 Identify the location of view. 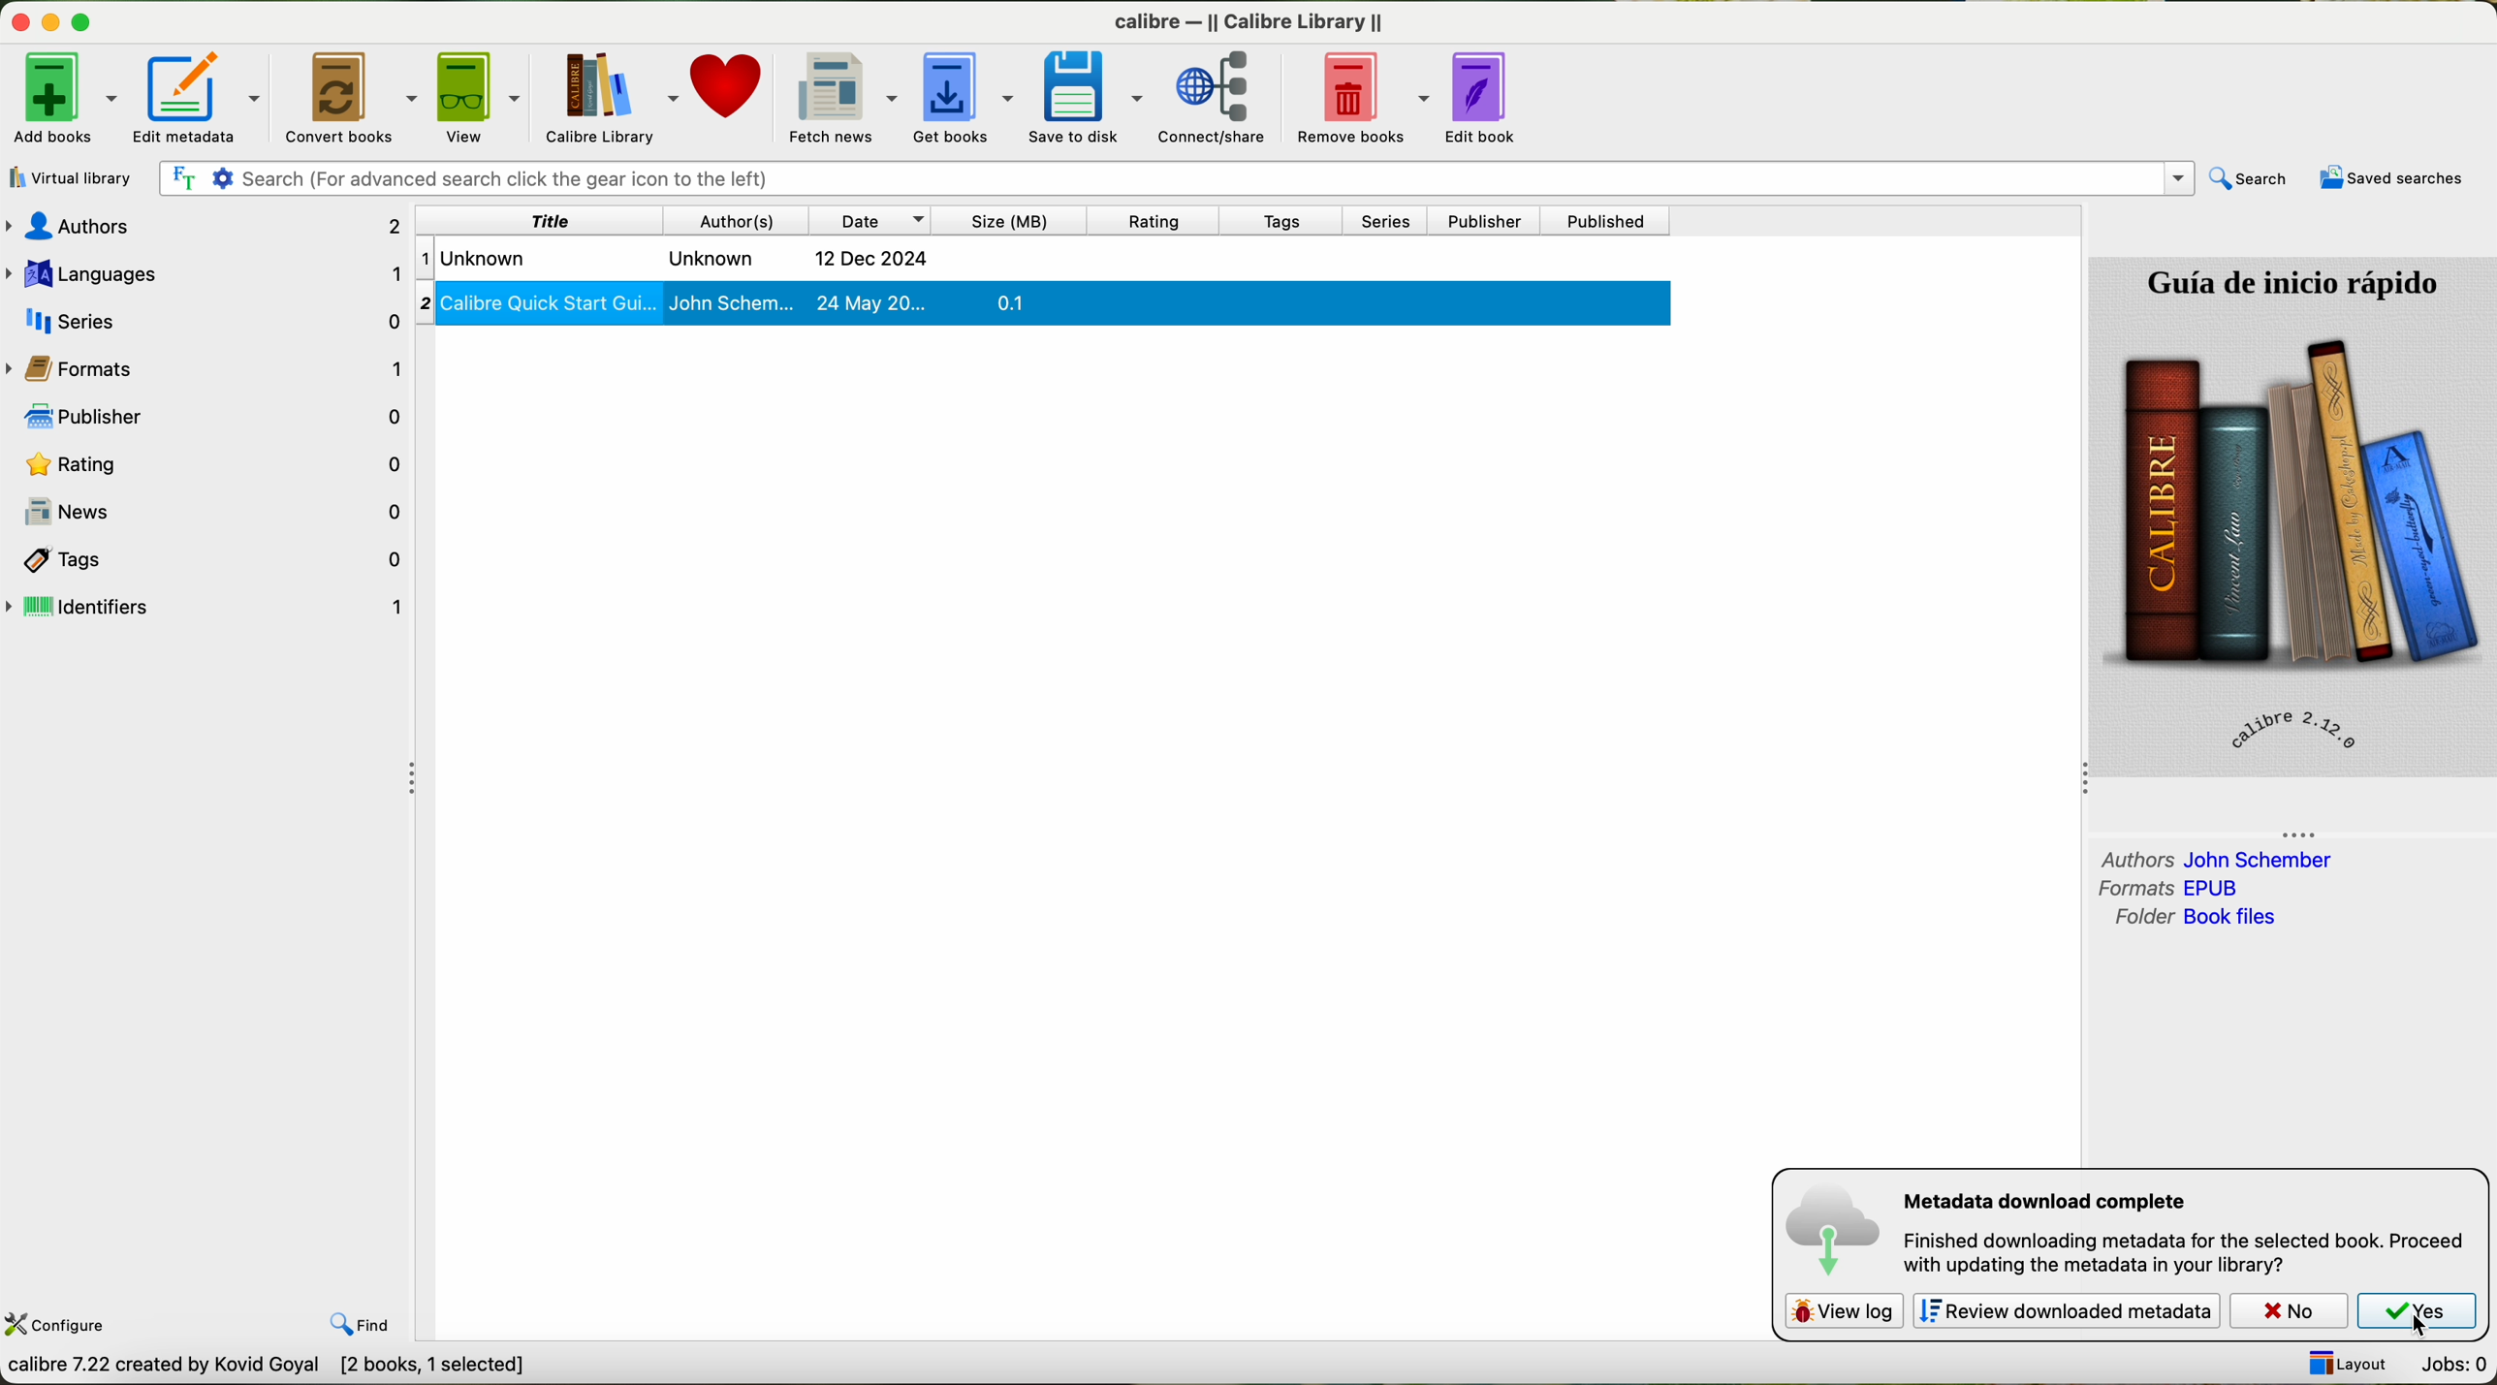
(486, 95).